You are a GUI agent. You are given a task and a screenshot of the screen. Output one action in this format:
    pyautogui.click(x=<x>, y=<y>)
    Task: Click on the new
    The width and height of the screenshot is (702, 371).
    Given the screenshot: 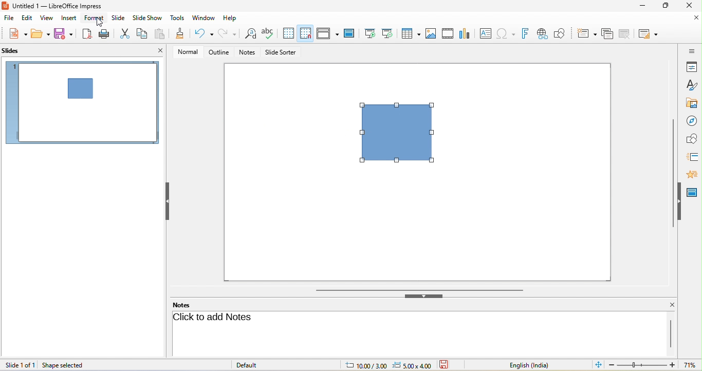 What is the action you would take?
    pyautogui.click(x=16, y=34)
    